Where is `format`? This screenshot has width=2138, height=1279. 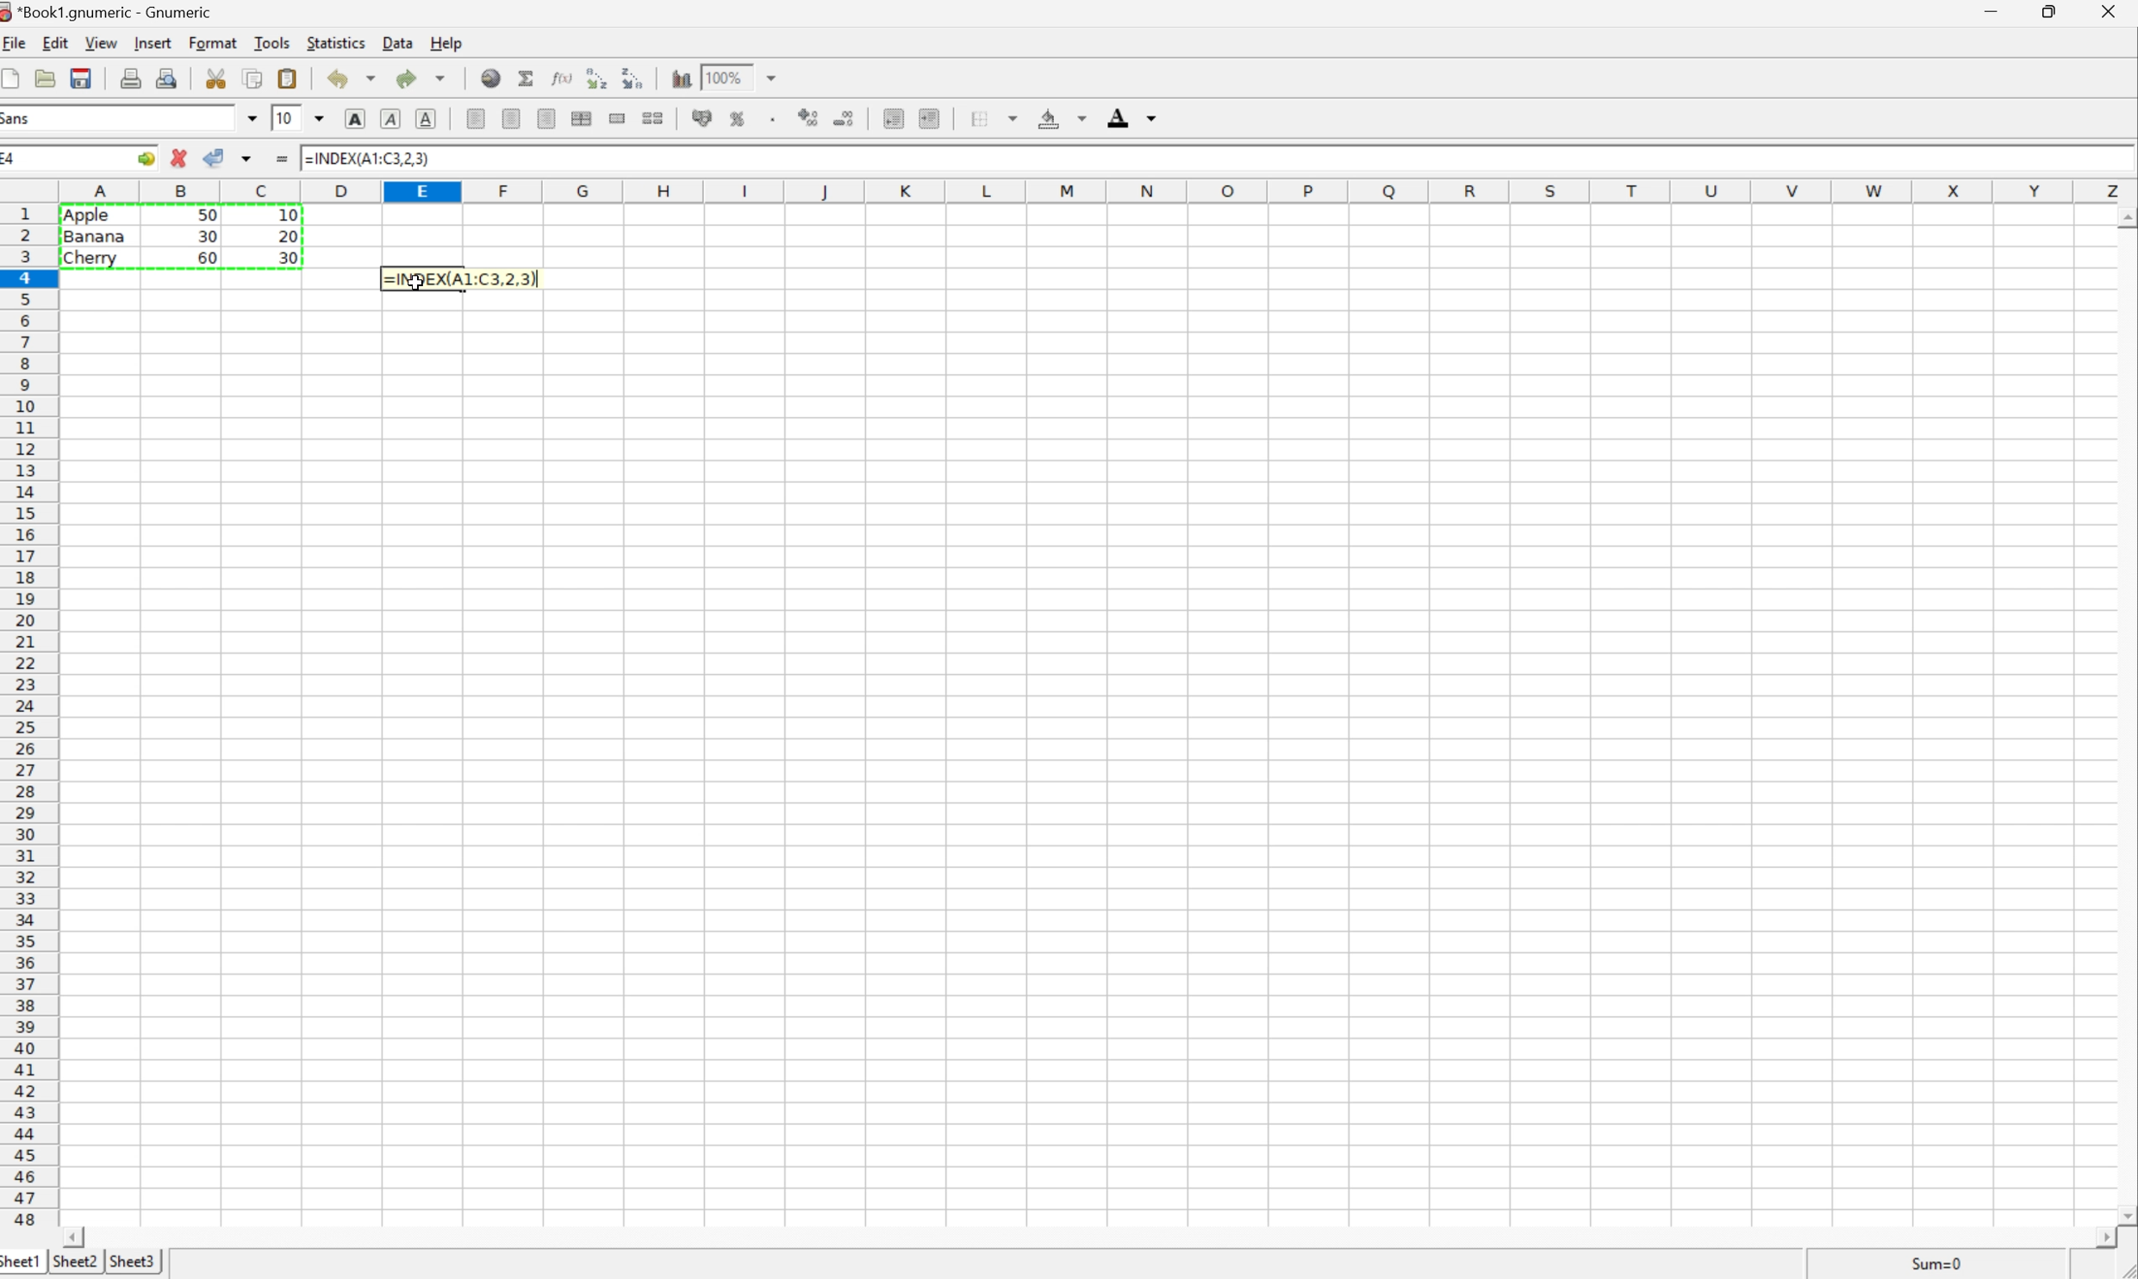
format is located at coordinates (214, 42).